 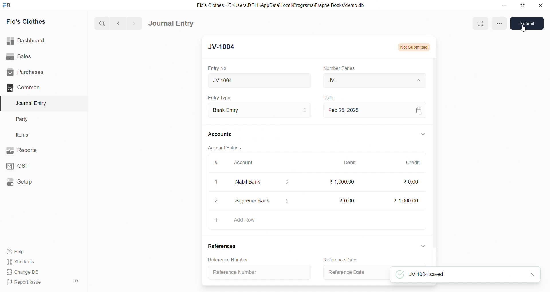 I want to click on navigate backward, so click(x=121, y=23).